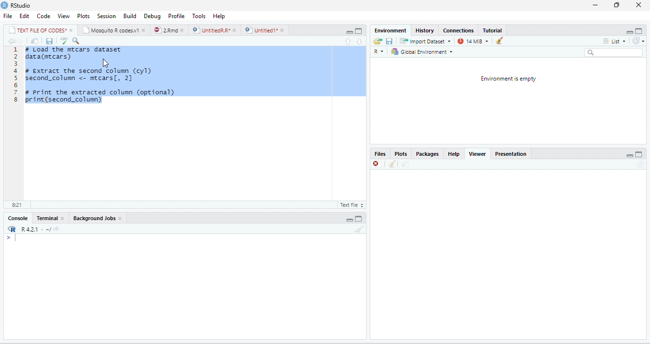 The height and width of the screenshot is (344, 650). What do you see at coordinates (63, 218) in the screenshot?
I see `close` at bounding box center [63, 218].